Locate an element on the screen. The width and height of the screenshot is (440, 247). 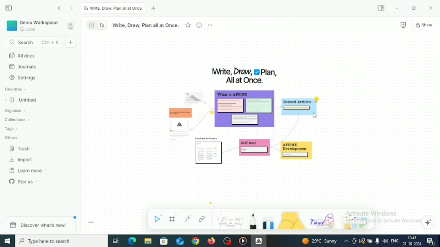
Minimize is located at coordinates (398, 8).